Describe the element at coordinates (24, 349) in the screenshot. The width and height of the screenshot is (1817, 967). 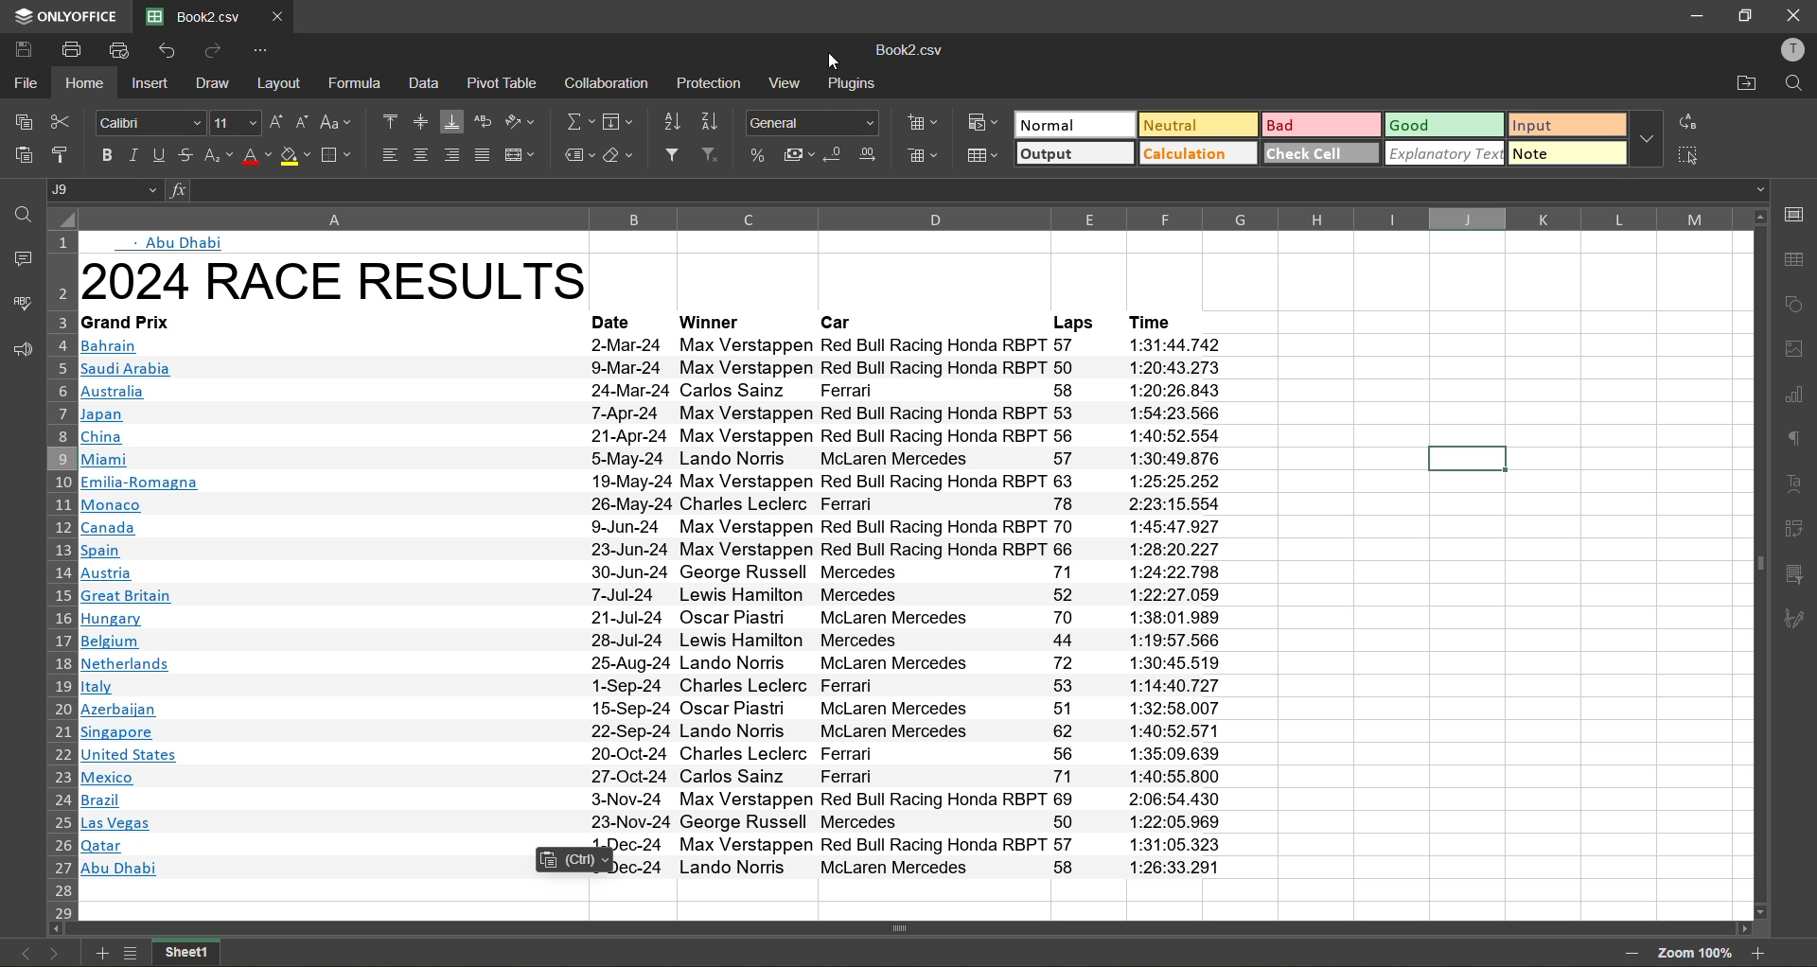
I see `feedback` at that location.